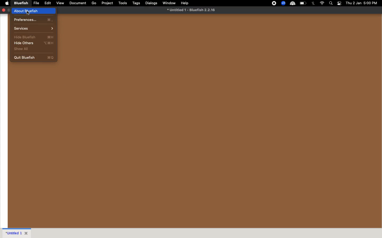 The height and width of the screenshot is (238, 382). Describe the element at coordinates (314, 3) in the screenshot. I see `bluetooth` at that location.